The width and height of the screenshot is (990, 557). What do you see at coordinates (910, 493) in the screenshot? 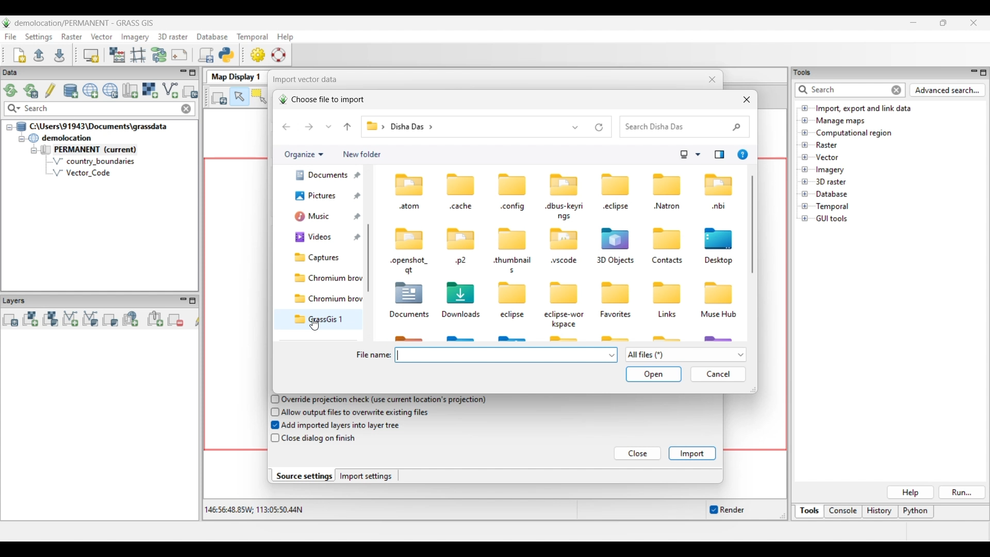
I see `Help` at bounding box center [910, 493].